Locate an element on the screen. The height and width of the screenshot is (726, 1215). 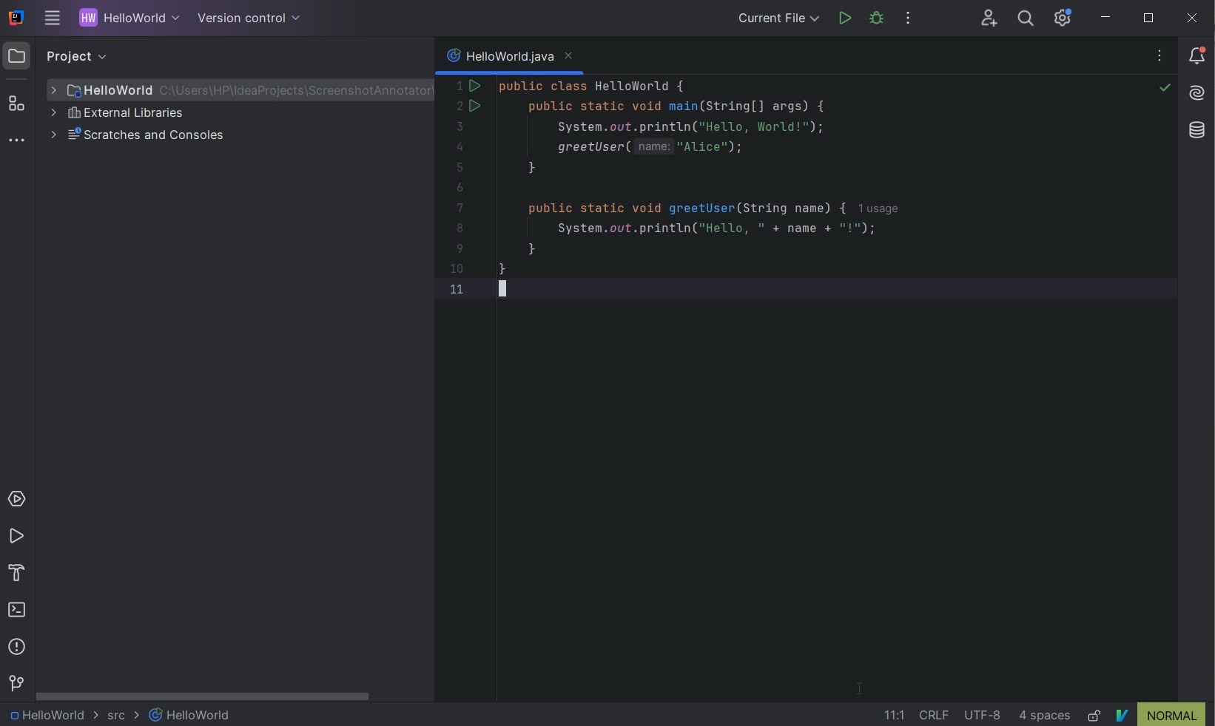
cursor is located at coordinates (861, 687).